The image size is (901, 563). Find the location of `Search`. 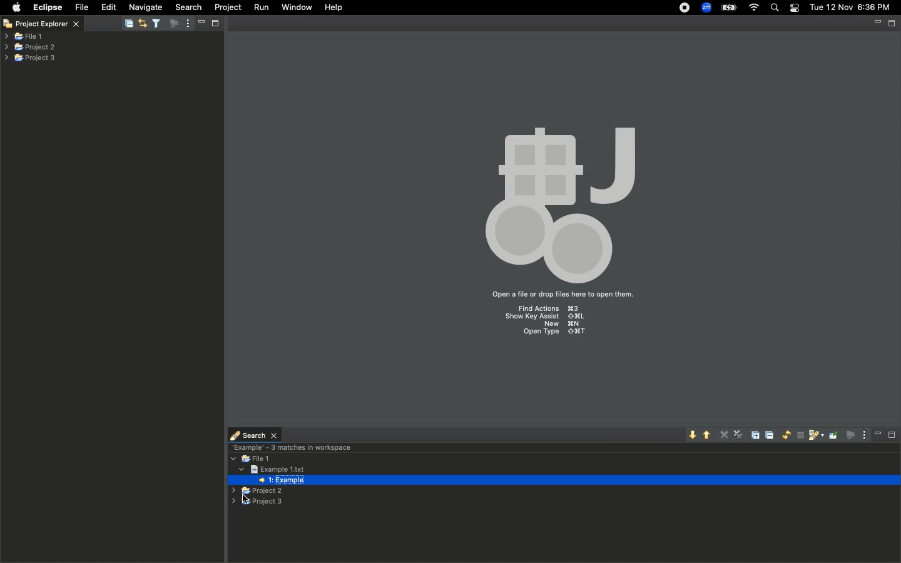

Search is located at coordinates (775, 9).